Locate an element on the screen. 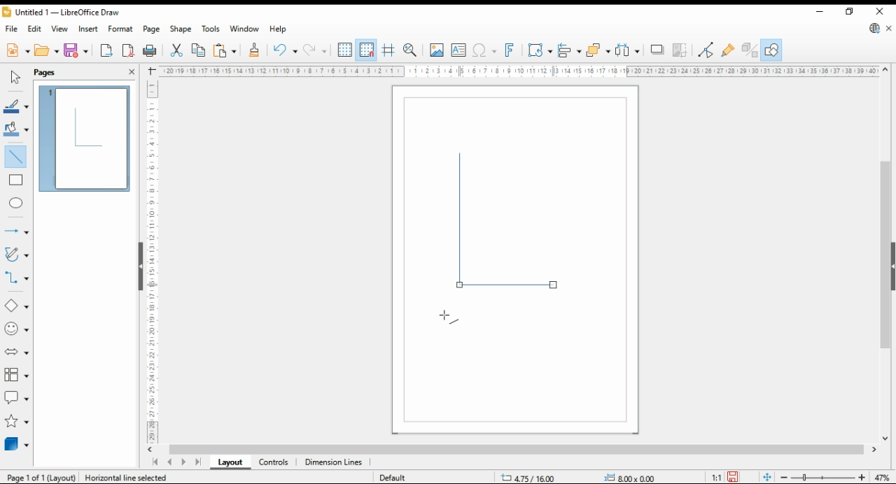 Image resolution: width=896 pixels, height=484 pixels. move left is located at coordinates (152, 450).